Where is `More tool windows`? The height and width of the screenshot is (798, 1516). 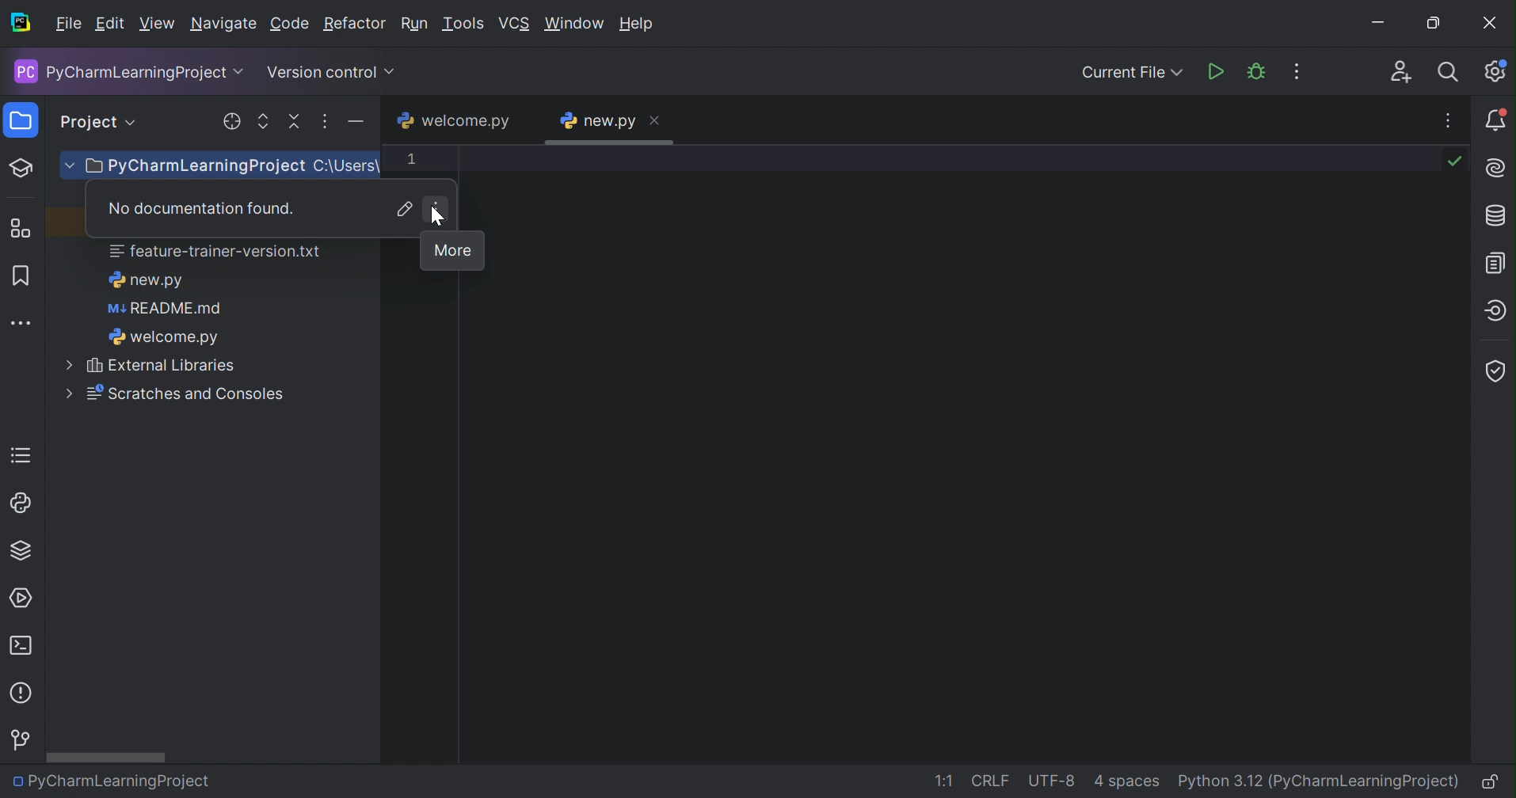 More tool windows is located at coordinates (22, 321).